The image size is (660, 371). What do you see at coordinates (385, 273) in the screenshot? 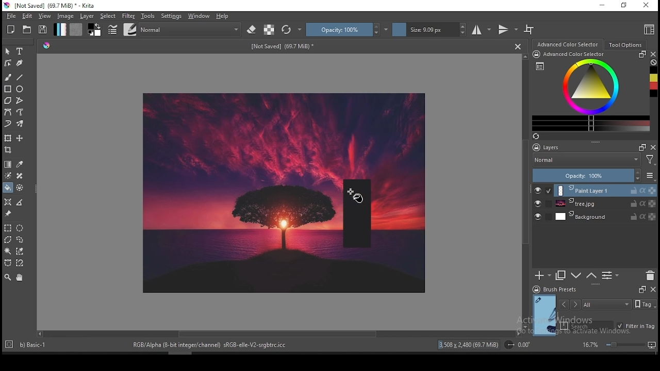
I see `image` at bounding box center [385, 273].